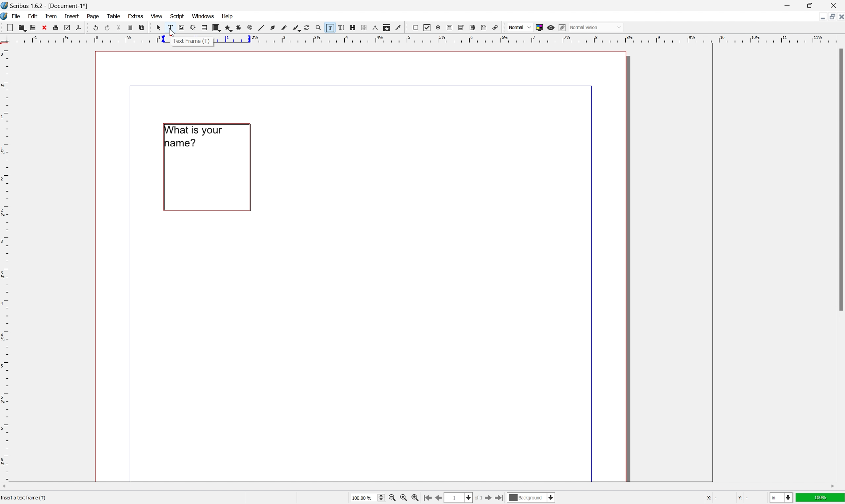 The width and height of the screenshot is (845, 504). What do you see at coordinates (787, 5) in the screenshot?
I see `minimize` at bounding box center [787, 5].